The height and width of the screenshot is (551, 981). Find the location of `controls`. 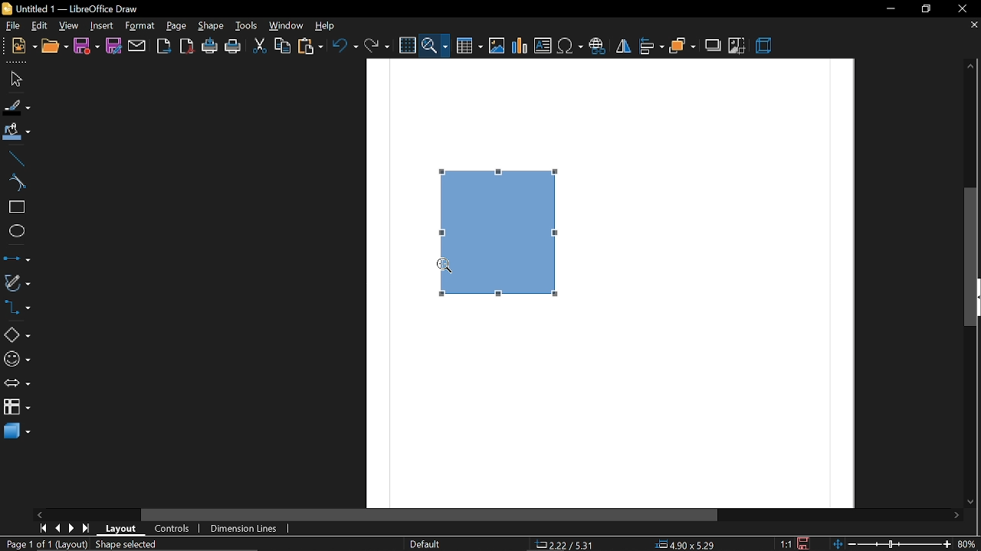

controls is located at coordinates (173, 529).